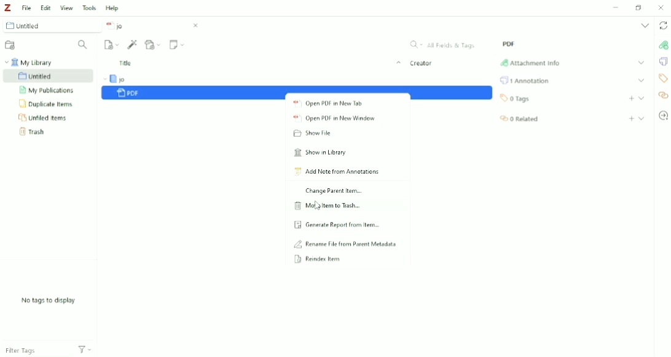  What do you see at coordinates (176, 45) in the screenshot?
I see `New Note` at bounding box center [176, 45].